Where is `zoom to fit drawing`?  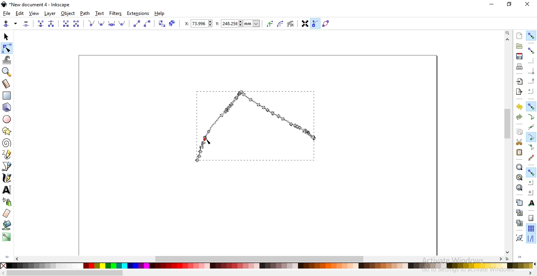 zoom to fit drawing is located at coordinates (519, 177).